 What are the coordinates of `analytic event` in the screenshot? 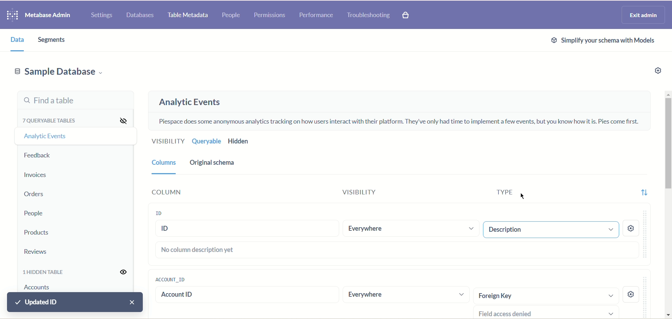 It's located at (44, 135).